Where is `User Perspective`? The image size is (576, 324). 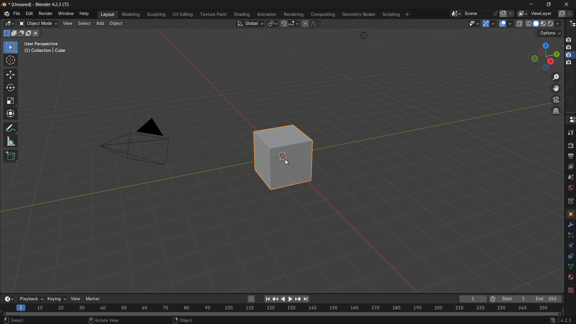
User Perspective is located at coordinates (47, 48).